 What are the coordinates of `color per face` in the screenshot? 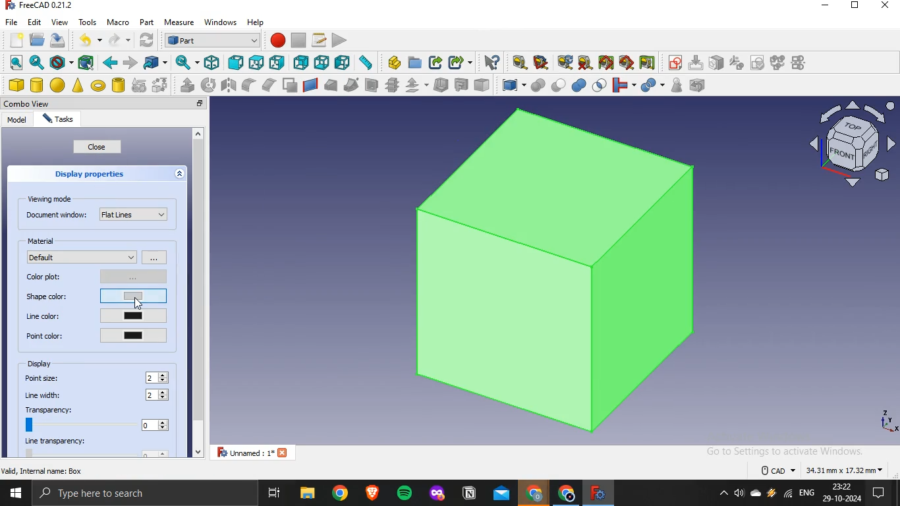 It's located at (482, 84).